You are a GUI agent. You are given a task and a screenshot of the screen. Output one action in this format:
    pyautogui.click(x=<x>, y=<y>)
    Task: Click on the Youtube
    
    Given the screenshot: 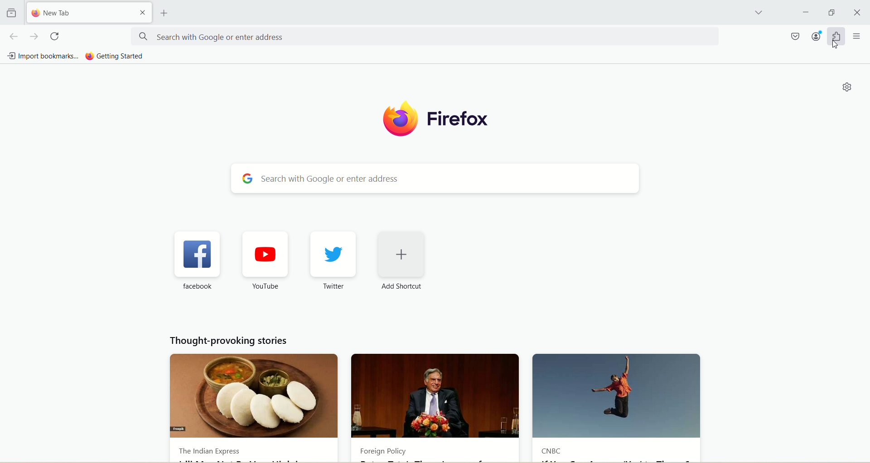 What is the action you would take?
    pyautogui.click(x=261, y=262)
    